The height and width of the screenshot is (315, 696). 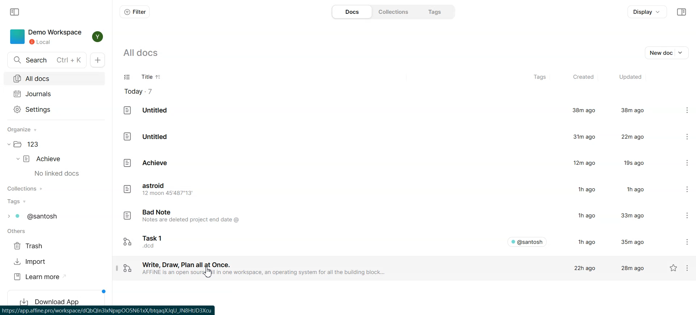 What do you see at coordinates (680, 111) in the screenshot?
I see `Settings` at bounding box center [680, 111].